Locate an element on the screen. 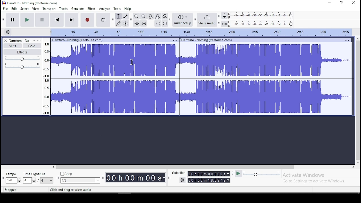  snap button is located at coordinates (67, 173).